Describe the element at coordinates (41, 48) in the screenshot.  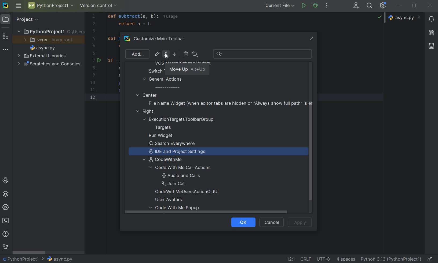
I see `FILE NAME` at that location.